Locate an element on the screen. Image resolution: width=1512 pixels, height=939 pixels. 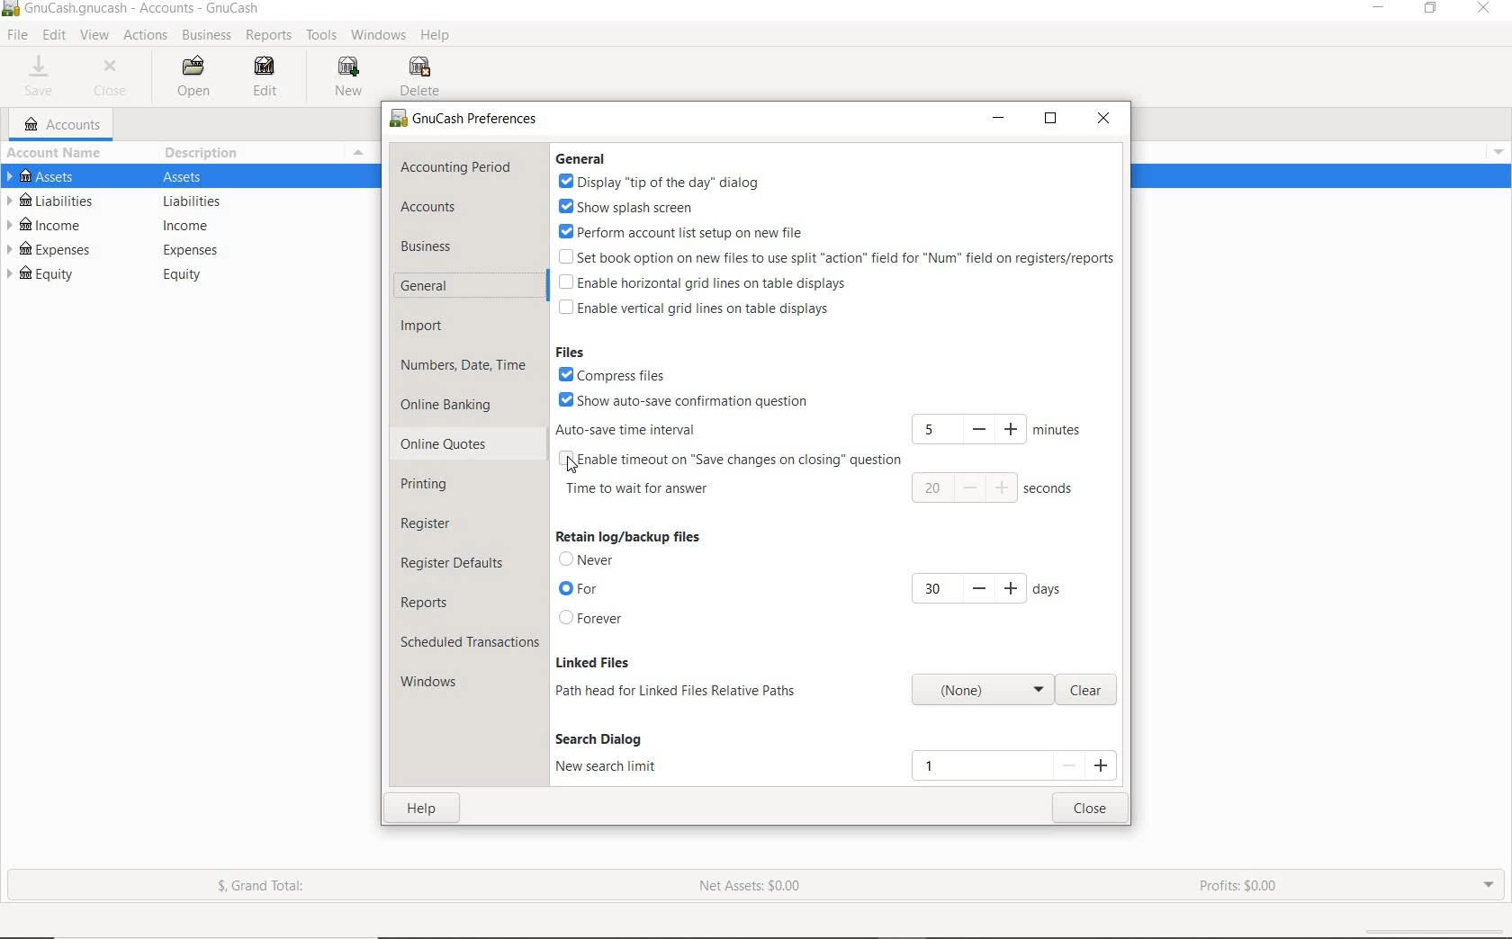
WINDOWS is located at coordinates (380, 35).